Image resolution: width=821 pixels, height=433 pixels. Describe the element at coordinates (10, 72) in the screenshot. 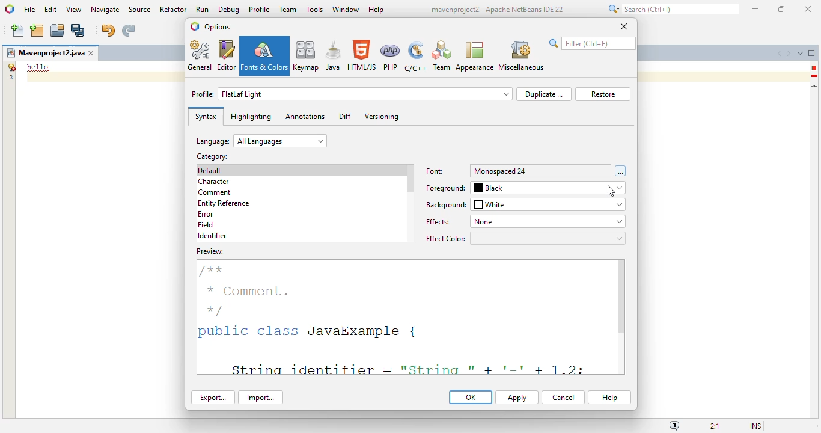

I see `line numbers` at that location.